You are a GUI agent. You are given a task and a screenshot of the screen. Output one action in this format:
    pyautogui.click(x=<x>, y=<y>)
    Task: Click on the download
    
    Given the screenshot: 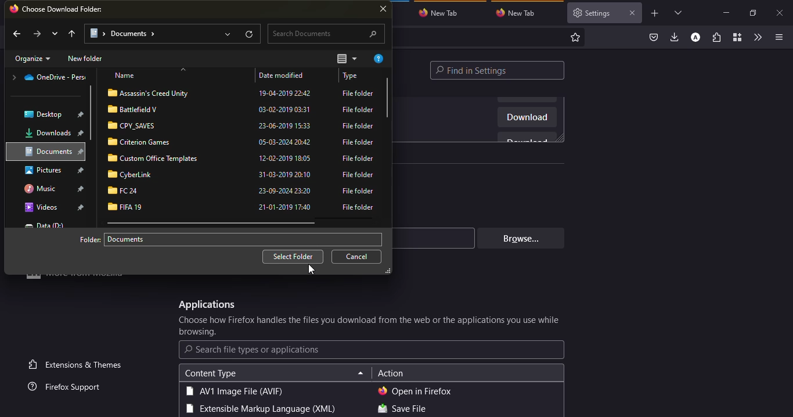 What is the action you would take?
    pyautogui.click(x=527, y=118)
    